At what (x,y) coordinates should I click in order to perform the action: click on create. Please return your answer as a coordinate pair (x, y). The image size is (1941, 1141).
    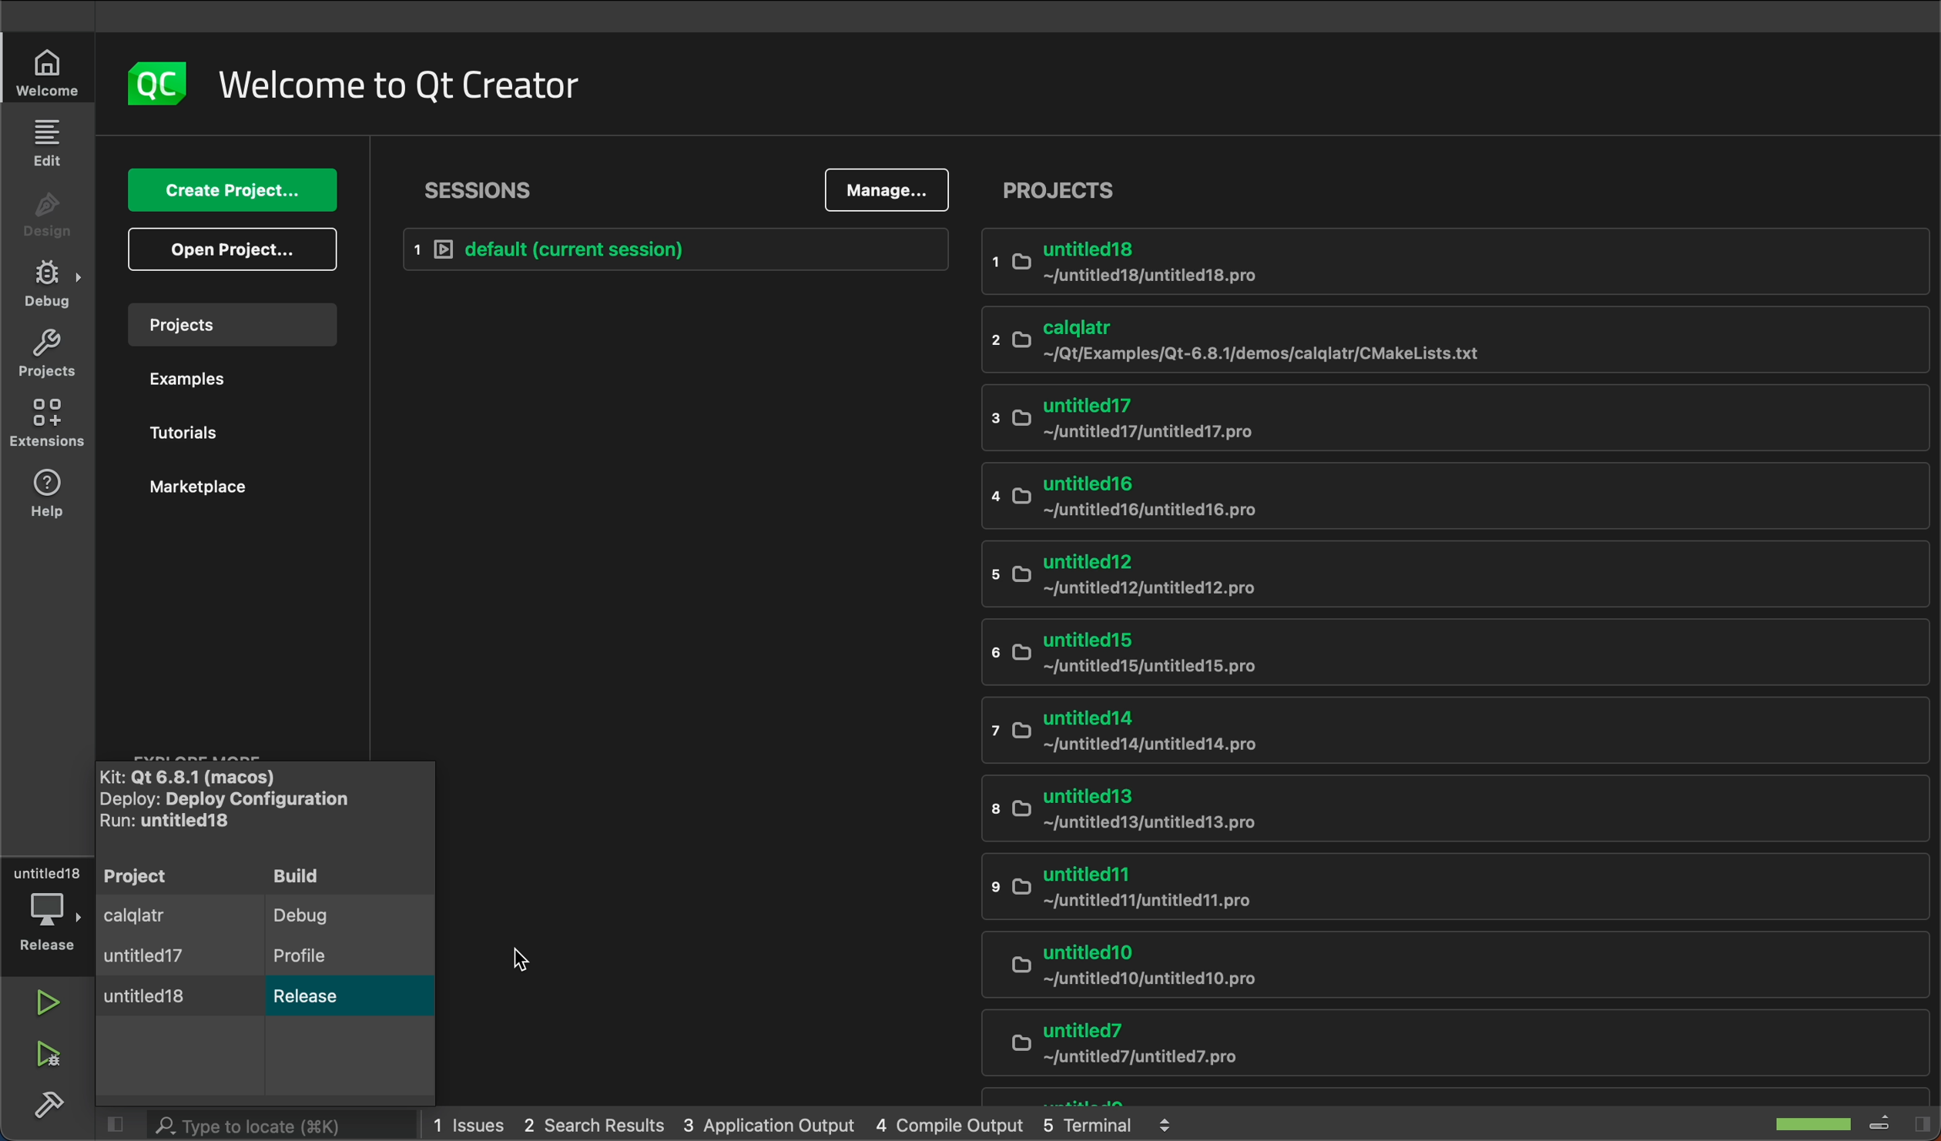
    Looking at the image, I should click on (233, 190).